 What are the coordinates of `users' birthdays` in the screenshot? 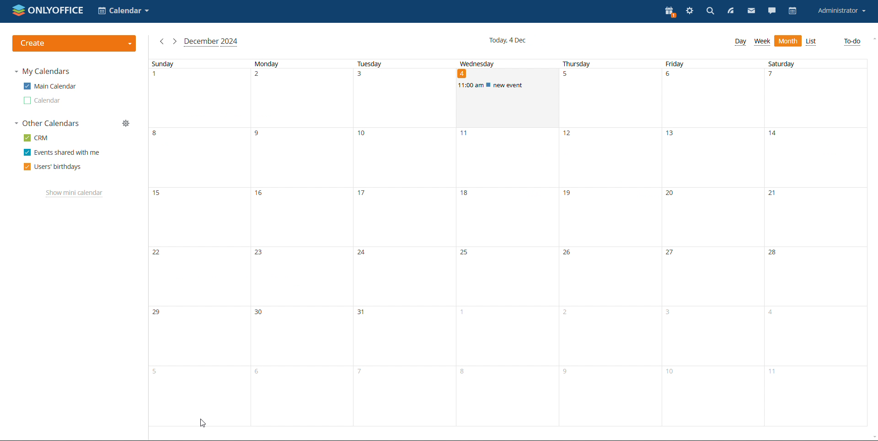 It's located at (52, 167).